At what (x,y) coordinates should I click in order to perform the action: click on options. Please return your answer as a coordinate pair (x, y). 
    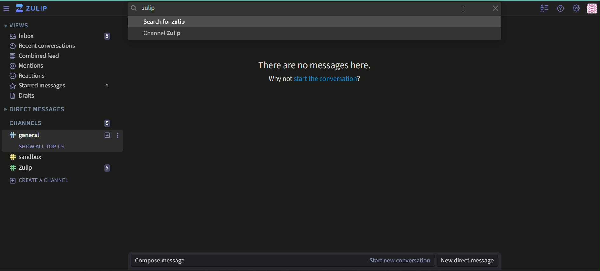
    Looking at the image, I should click on (118, 136).